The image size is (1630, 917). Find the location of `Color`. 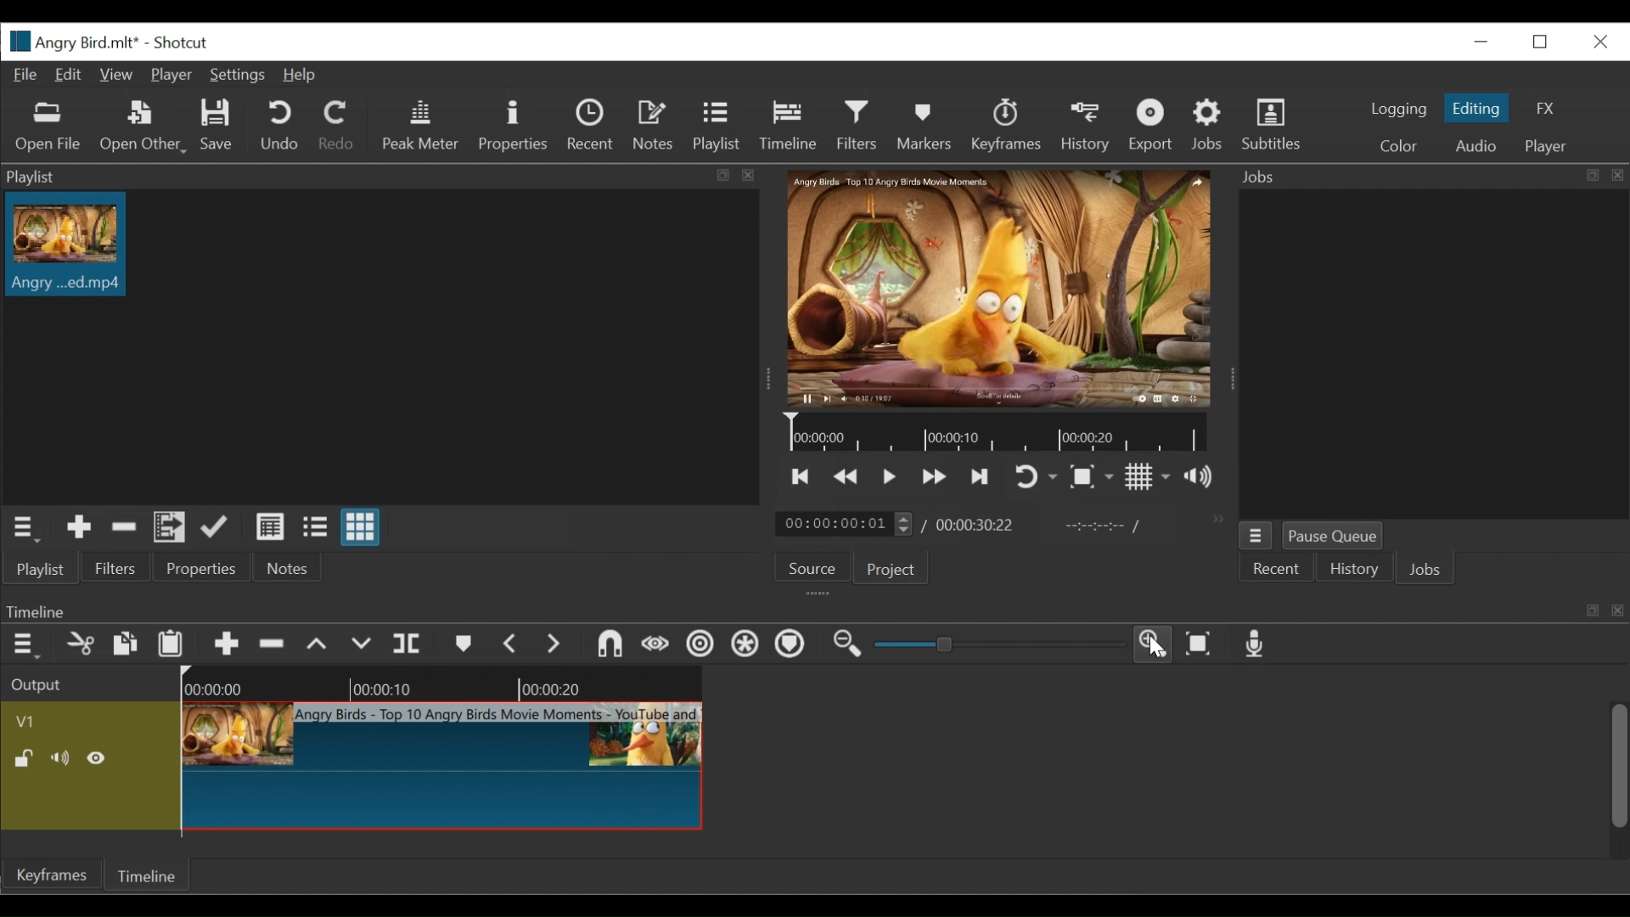

Color is located at coordinates (1399, 144).